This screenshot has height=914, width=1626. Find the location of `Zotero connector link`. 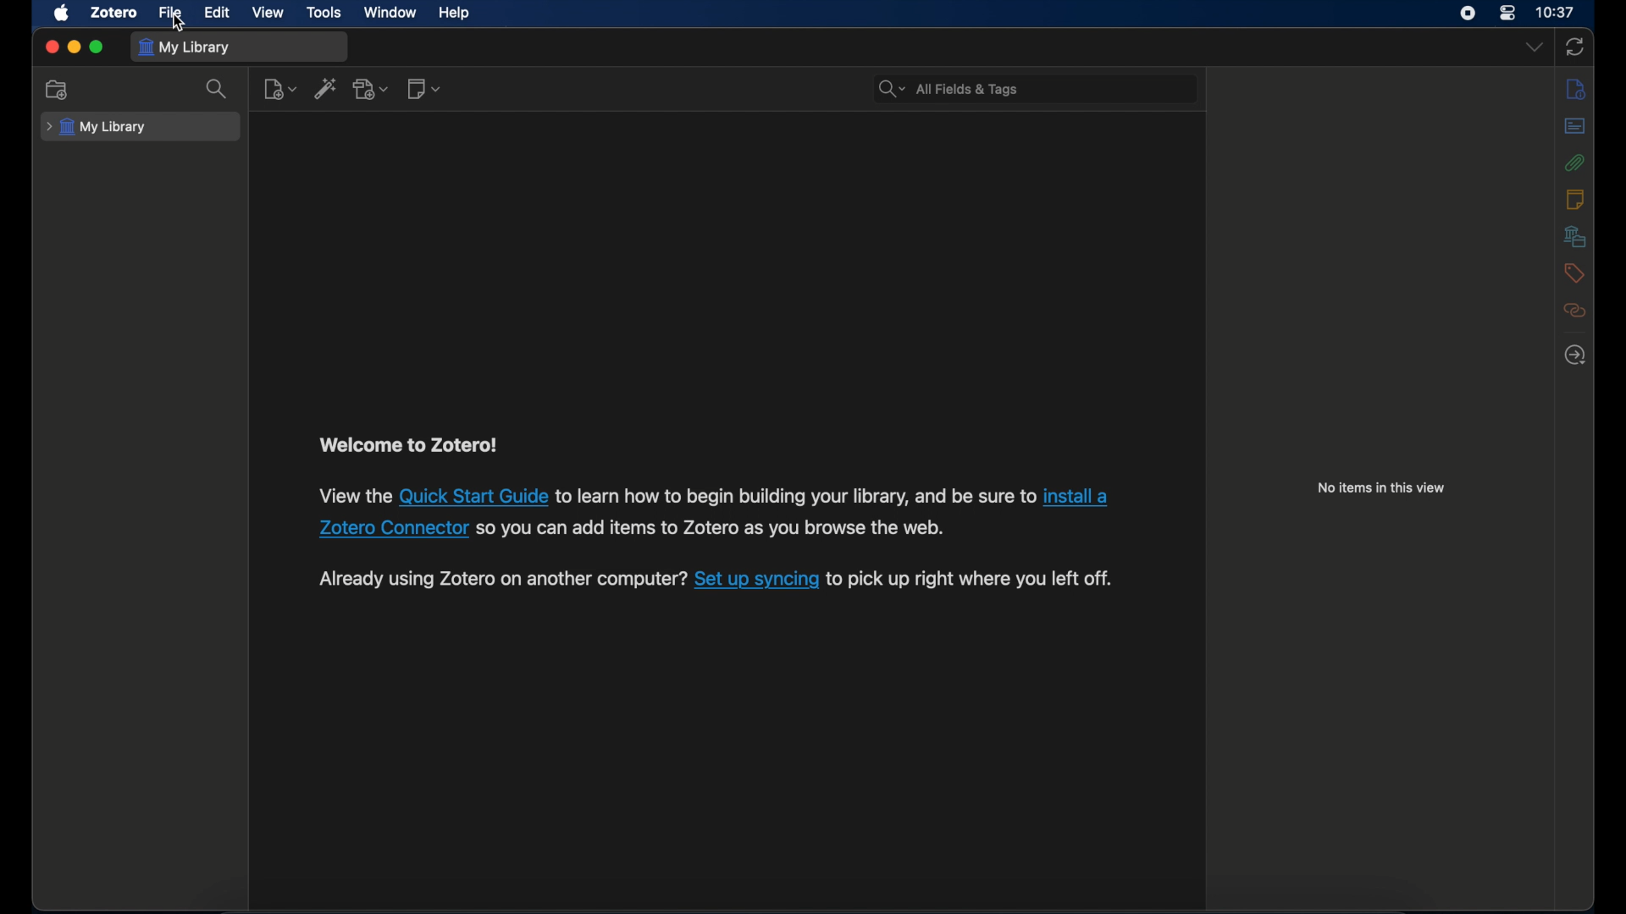

Zotero connector link is located at coordinates (1076, 495).